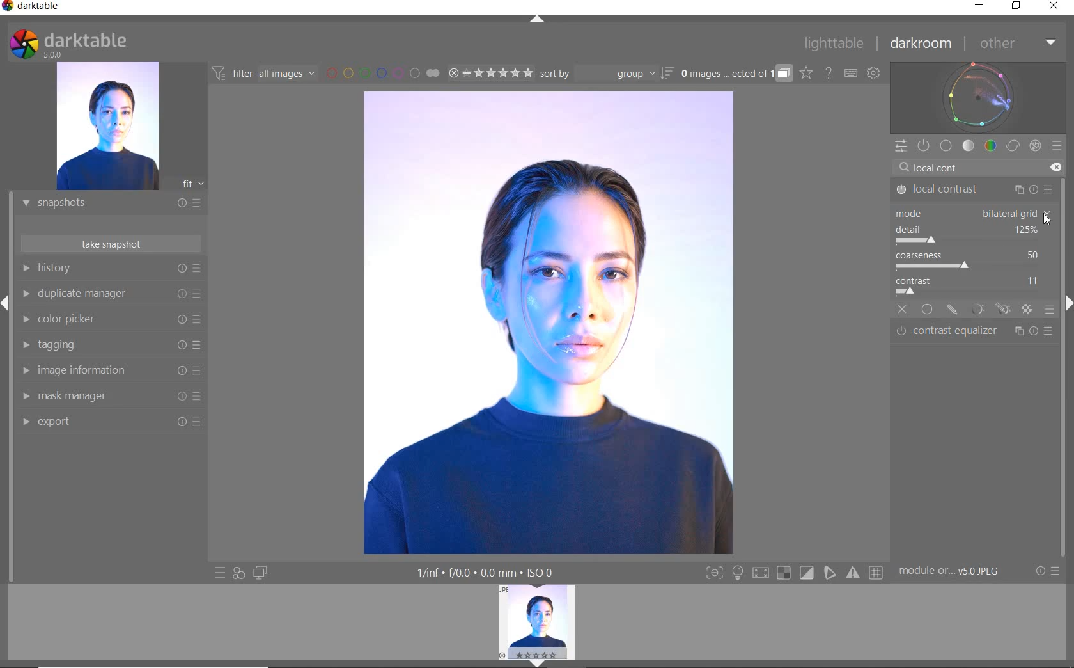  Describe the element at coordinates (970, 235) in the screenshot. I see `detail` at that location.